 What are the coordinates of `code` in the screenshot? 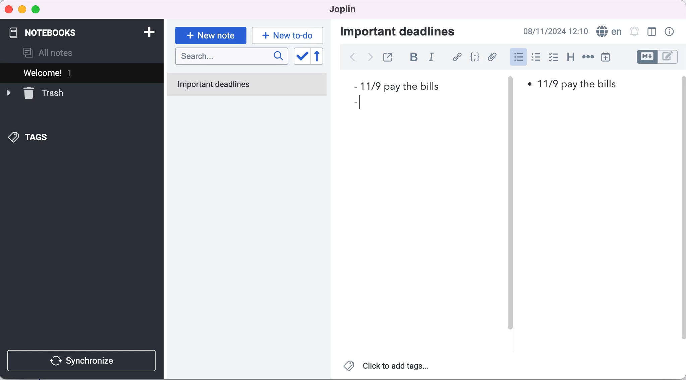 It's located at (475, 58).